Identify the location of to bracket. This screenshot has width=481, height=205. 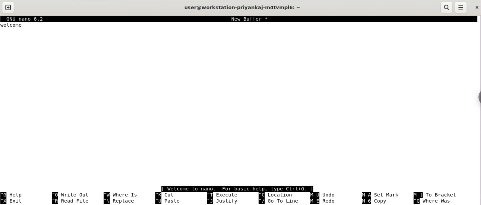
(434, 195).